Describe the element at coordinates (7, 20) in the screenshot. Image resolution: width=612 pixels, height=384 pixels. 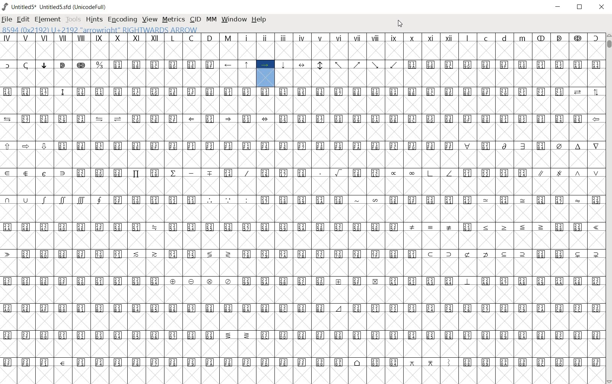
I see `FILE` at that location.